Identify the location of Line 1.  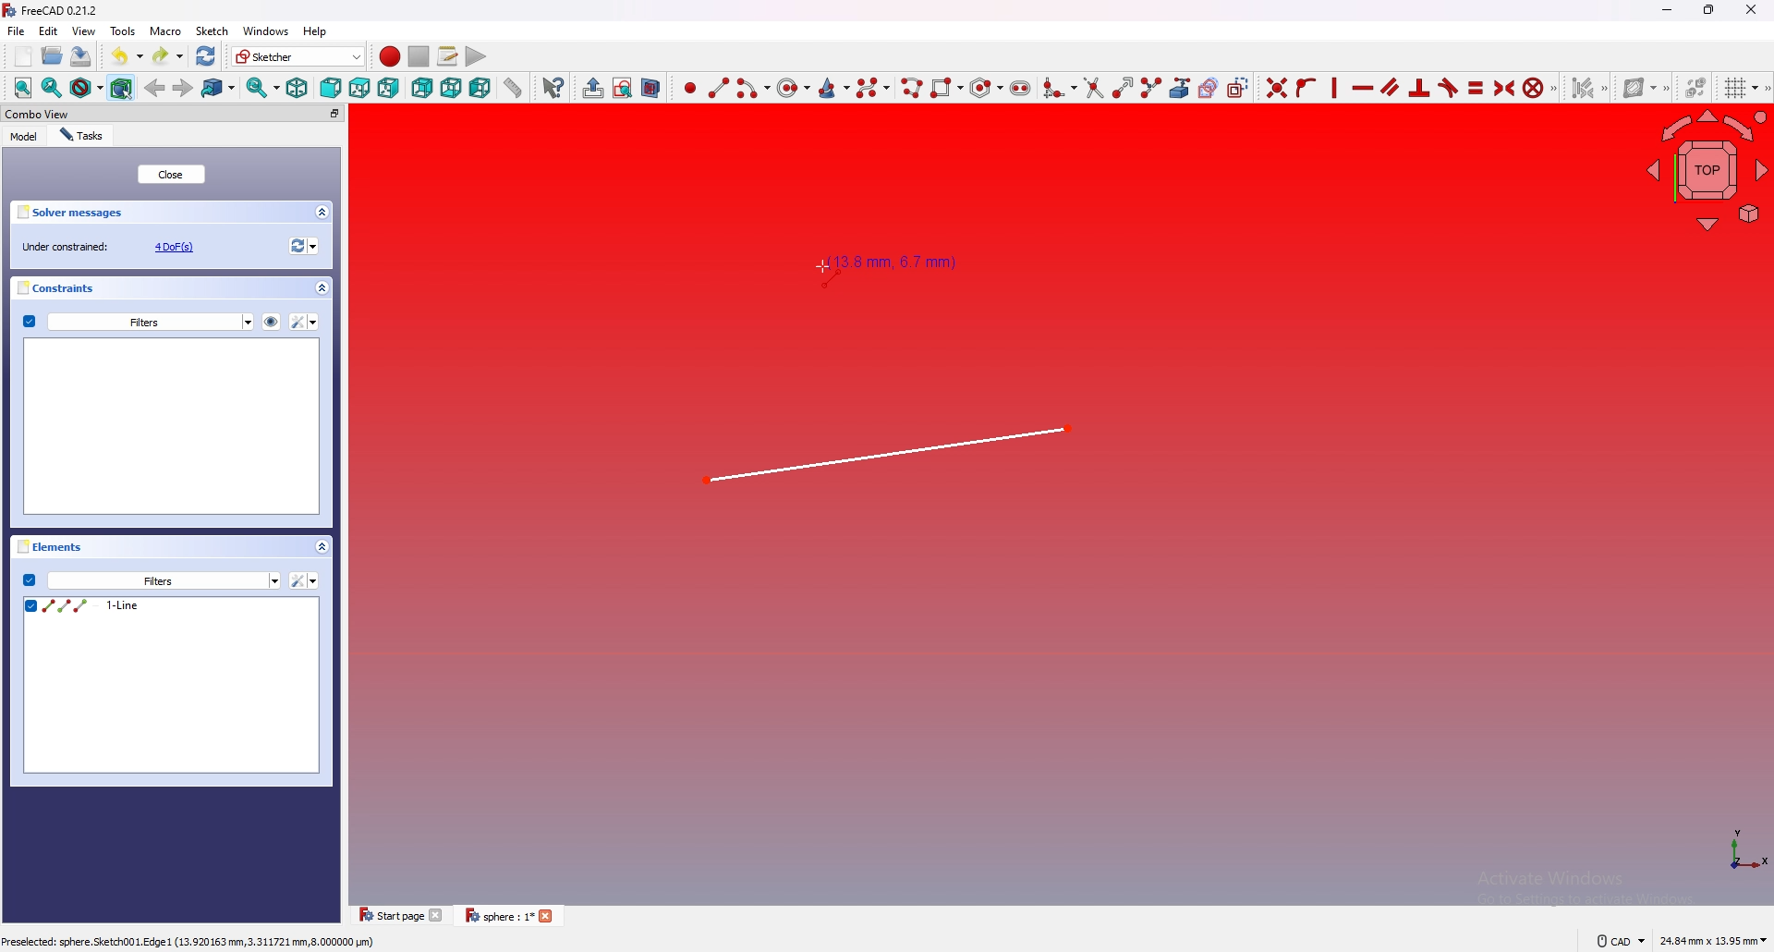
(891, 457).